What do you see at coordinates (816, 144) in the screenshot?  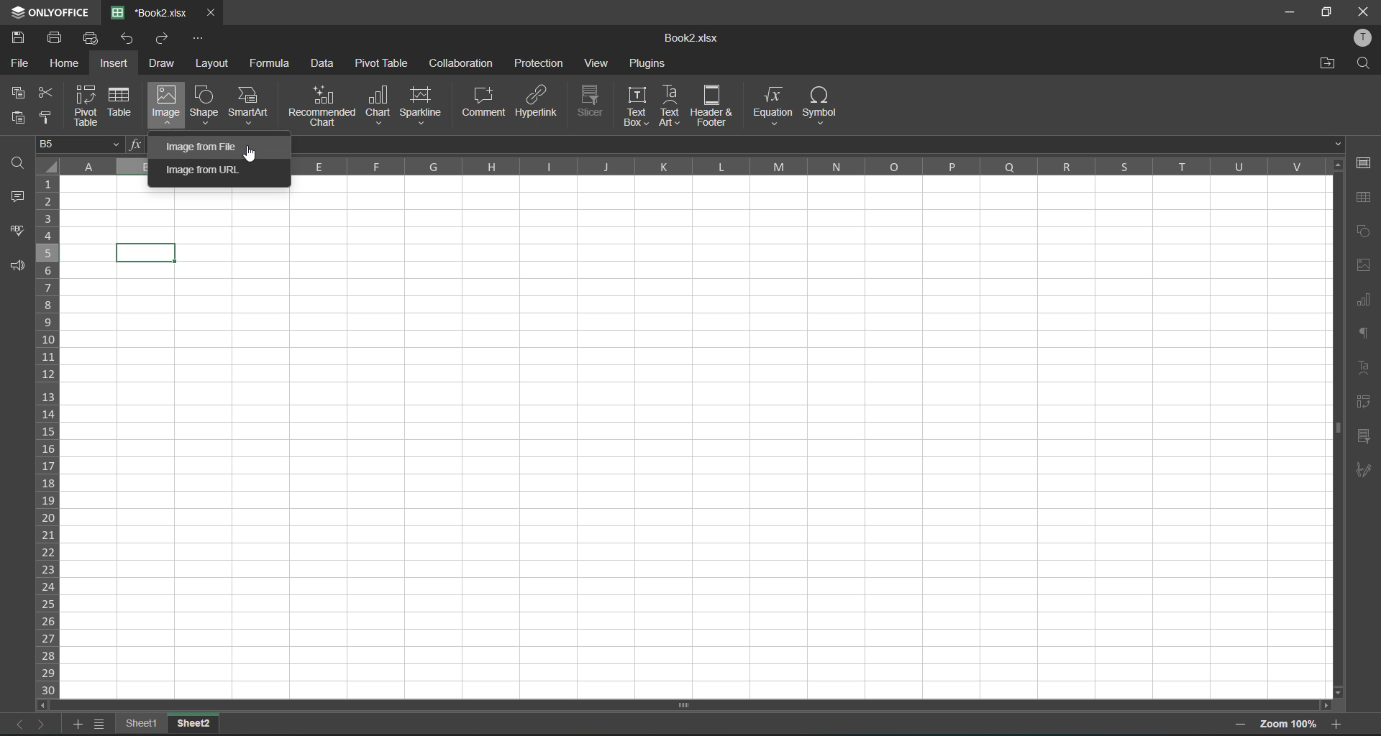 I see `formula bar` at bounding box center [816, 144].